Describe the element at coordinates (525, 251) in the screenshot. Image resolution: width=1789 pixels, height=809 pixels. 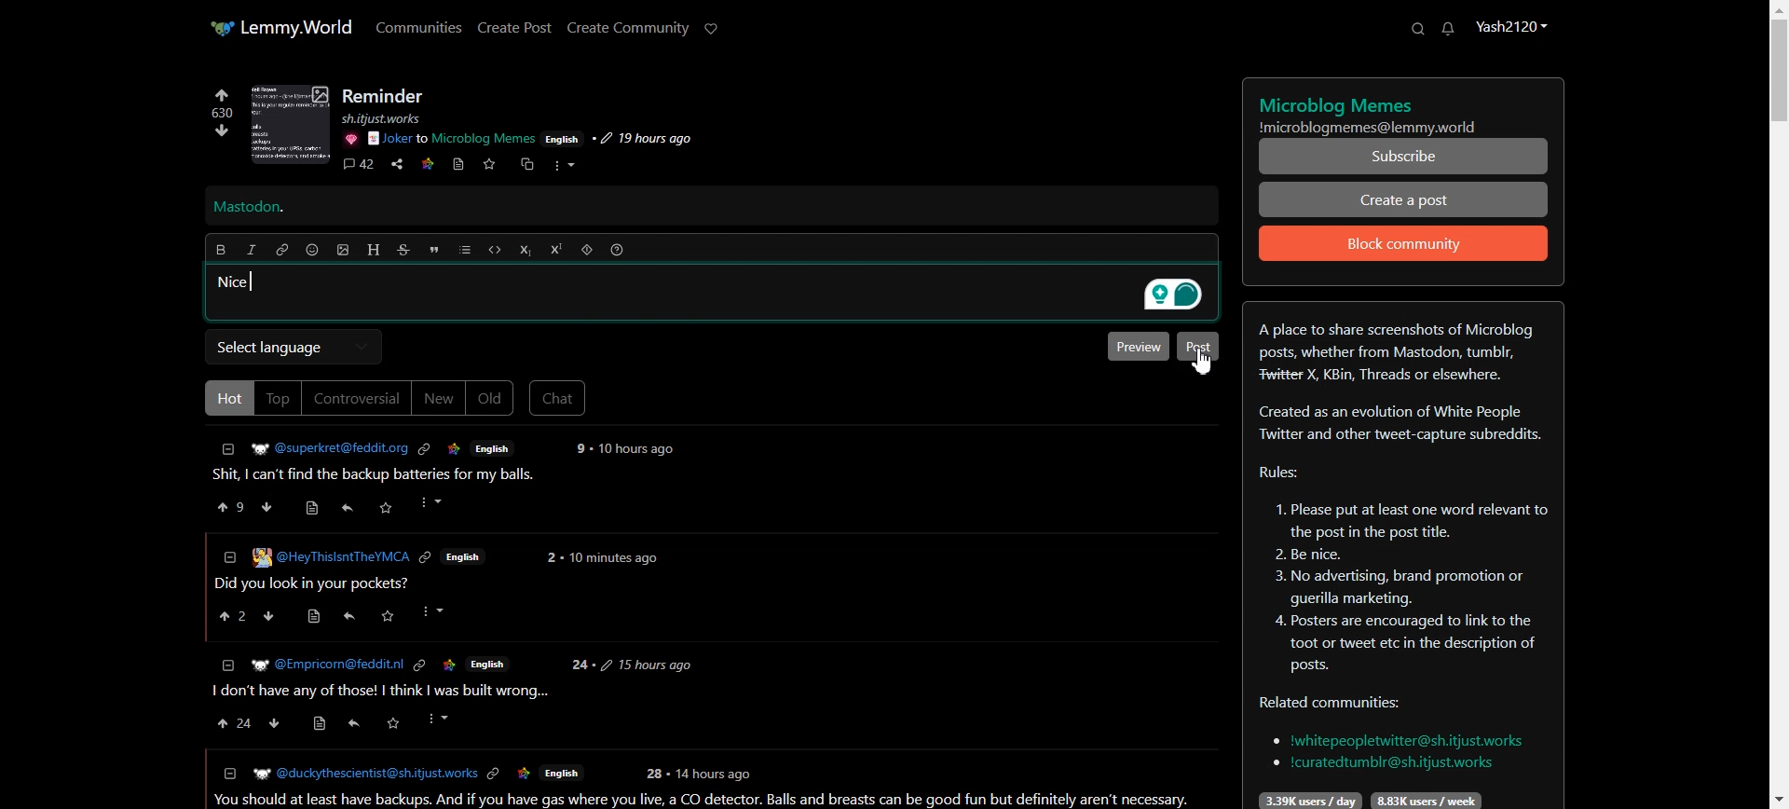
I see `Subscript` at that location.